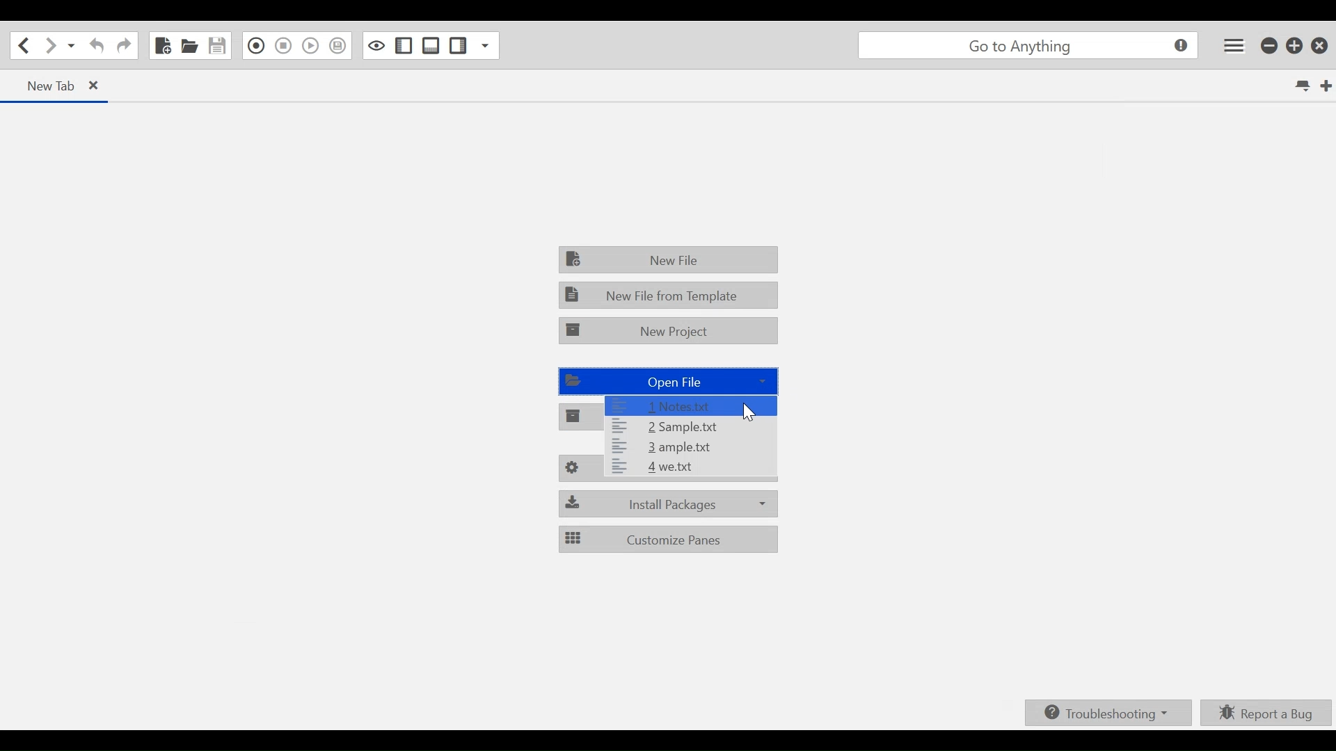  I want to click on Stop Recording Macro, so click(283, 45).